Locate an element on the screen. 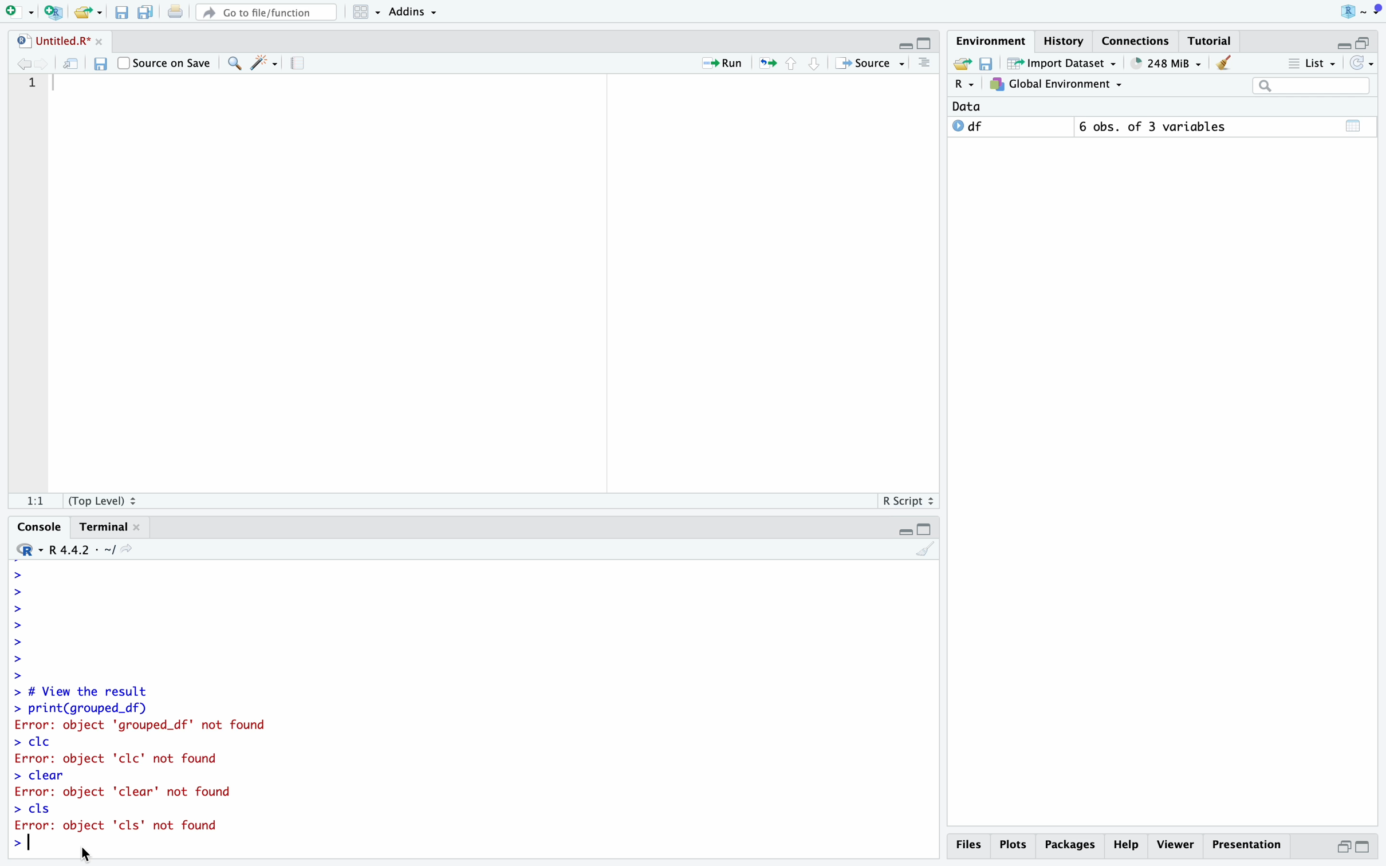 The width and height of the screenshot is (1386, 866). Code Tools is located at coordinates (265, 62).